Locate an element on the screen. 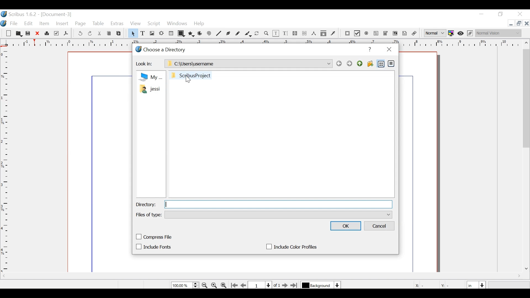  Edit contents of frame  is located at coordinates (276, 33).